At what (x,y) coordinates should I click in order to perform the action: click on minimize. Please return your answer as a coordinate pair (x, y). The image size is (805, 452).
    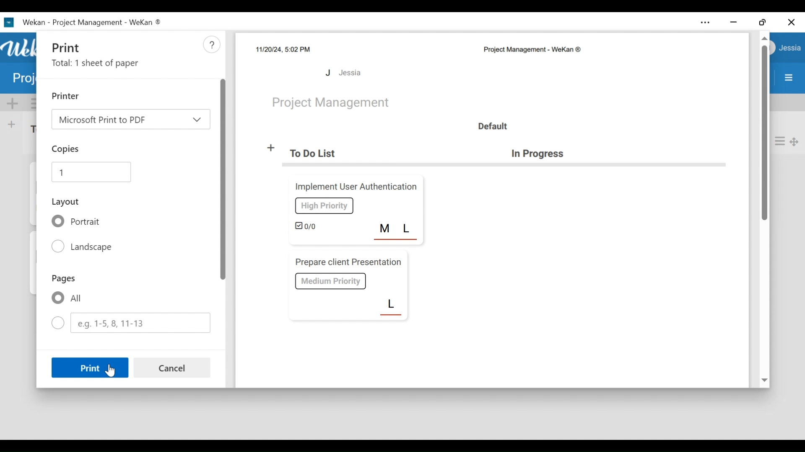
    Looking at the image, I should click on (734, 22).